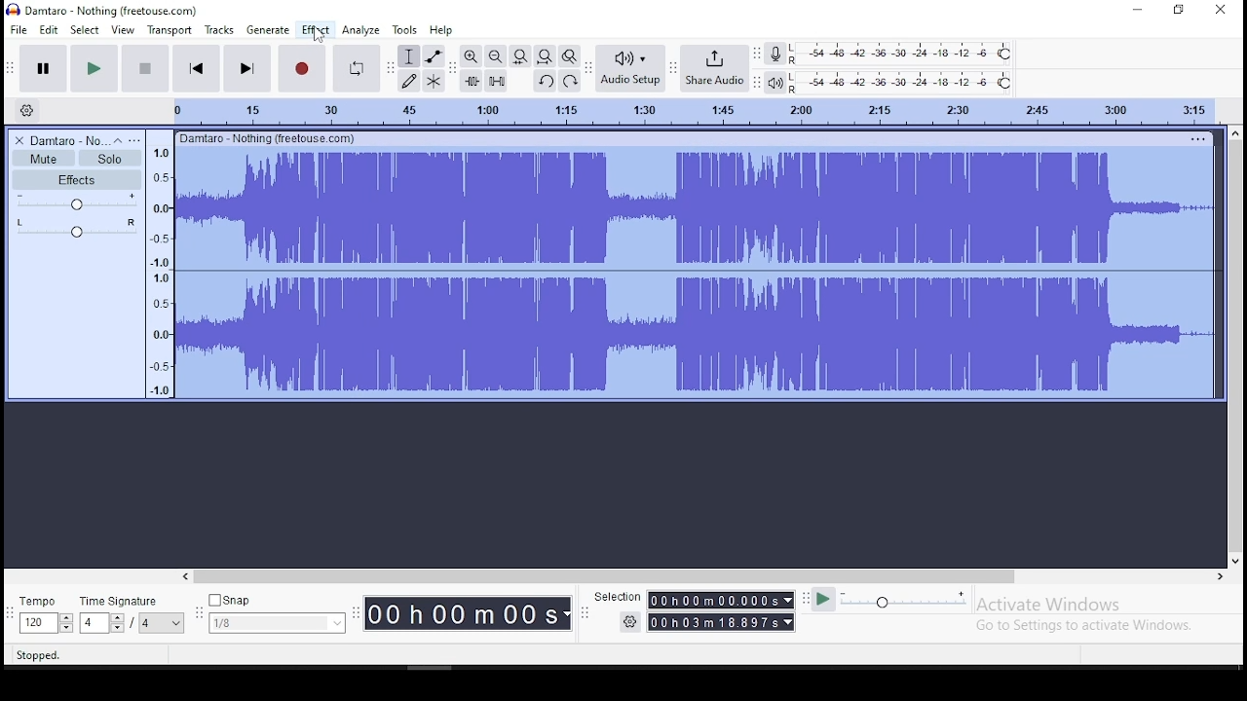  I want to click on fit project to width, so click(545, 56).